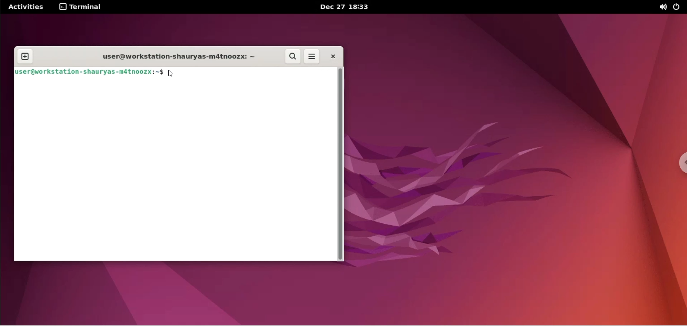  I want to click on scrollbar, so click(342, 165).